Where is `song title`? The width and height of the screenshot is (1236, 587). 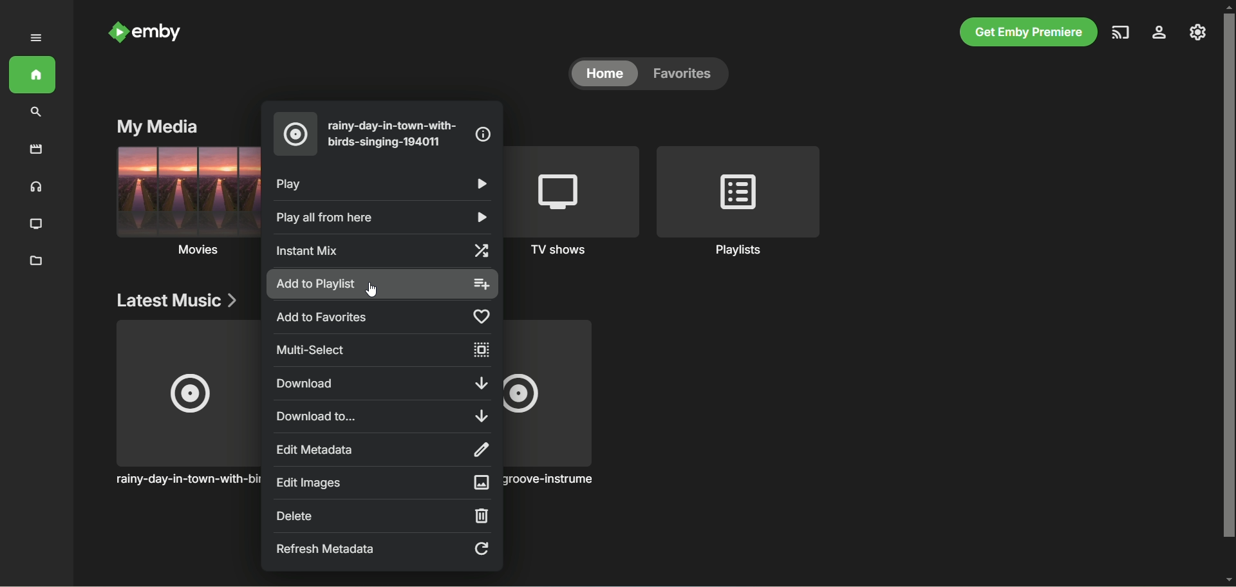
song title is located at coordinates (393, 134).